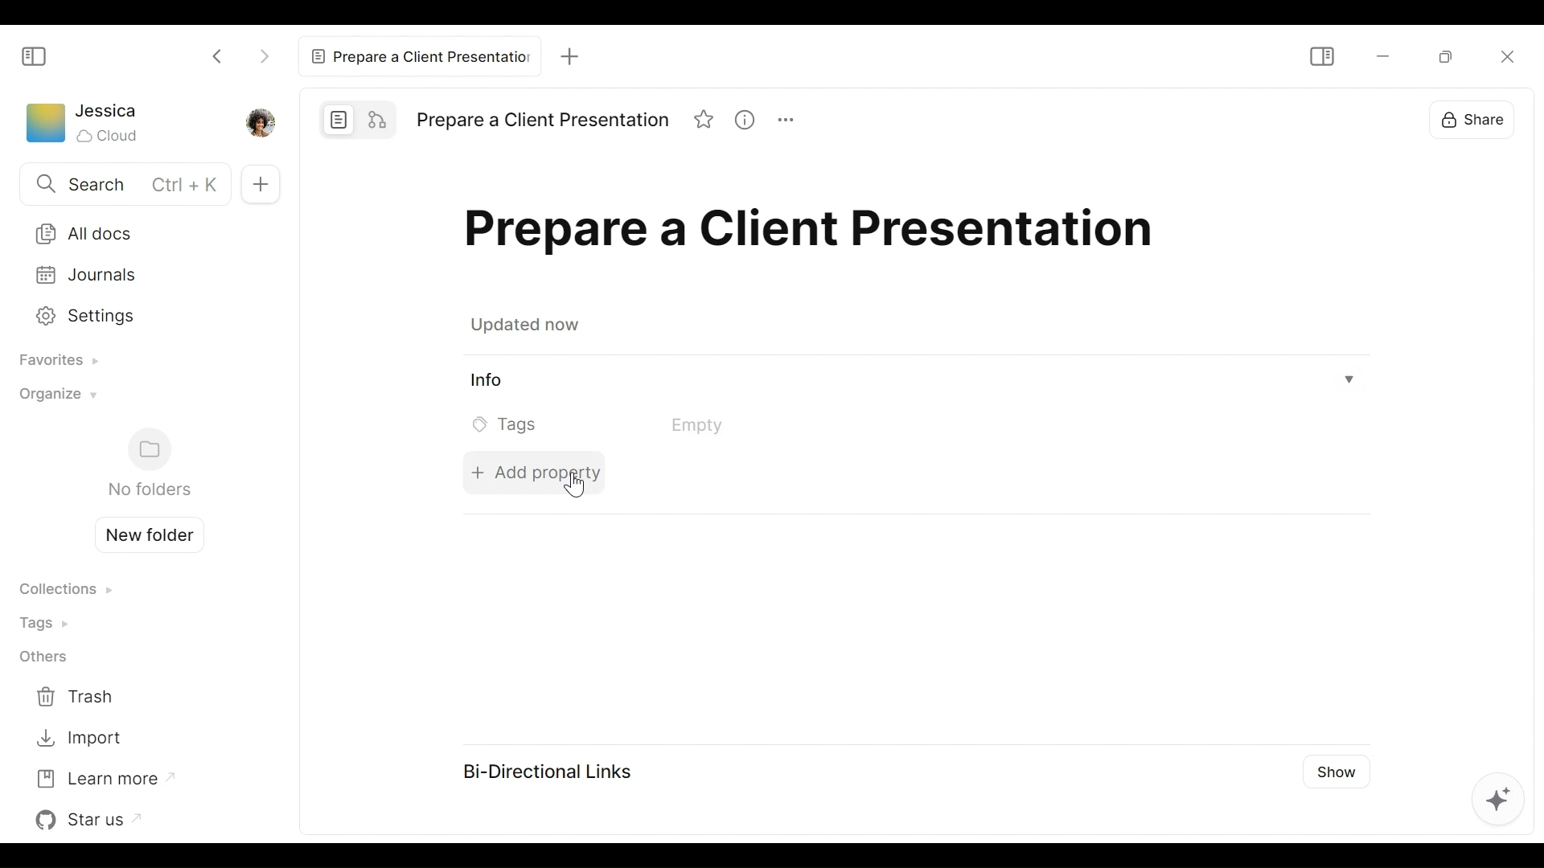 This screenshot has width=1544, height=868. I want to click on More, so click(793, 122).